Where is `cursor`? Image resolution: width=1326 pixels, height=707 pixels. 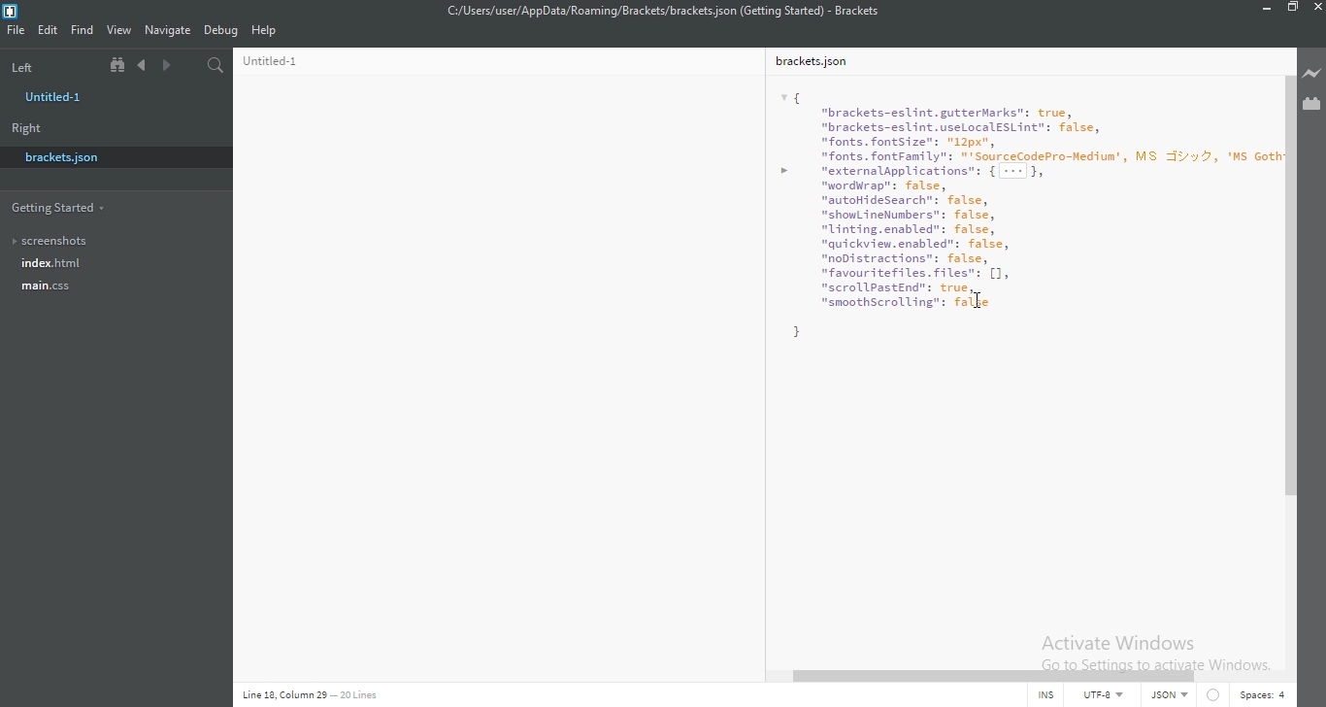
cursor is located at coordinates (979, 302).